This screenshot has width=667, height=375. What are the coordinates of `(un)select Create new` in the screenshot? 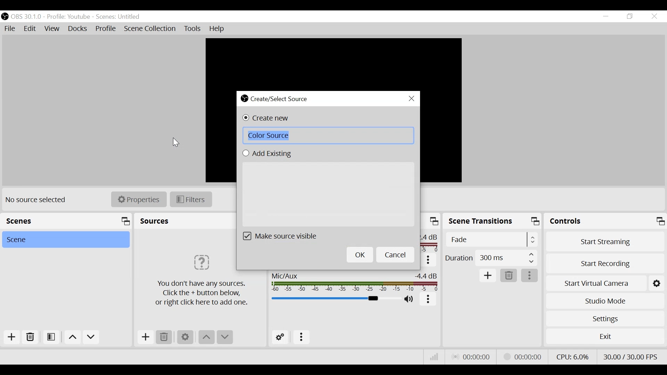 It's located at (267, 118).